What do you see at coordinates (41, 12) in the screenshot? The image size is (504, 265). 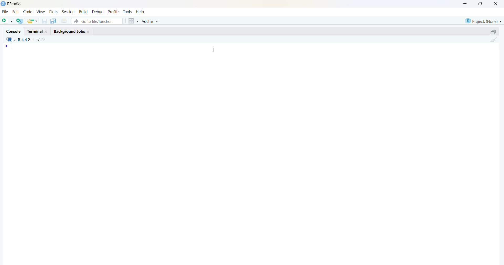 I see `View` at bounding box center [41, 12].